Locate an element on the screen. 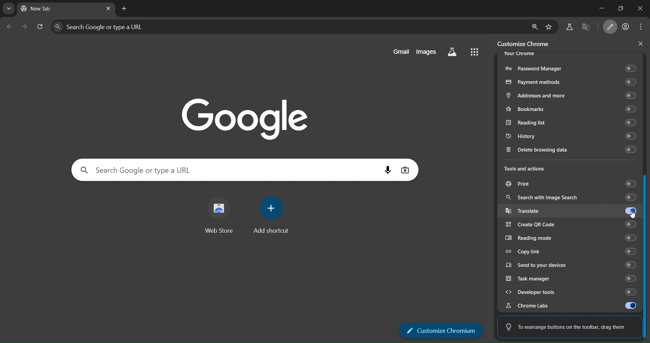 The width and height of the screenshot is (650, 343). close is located at coordinates (639, 10).